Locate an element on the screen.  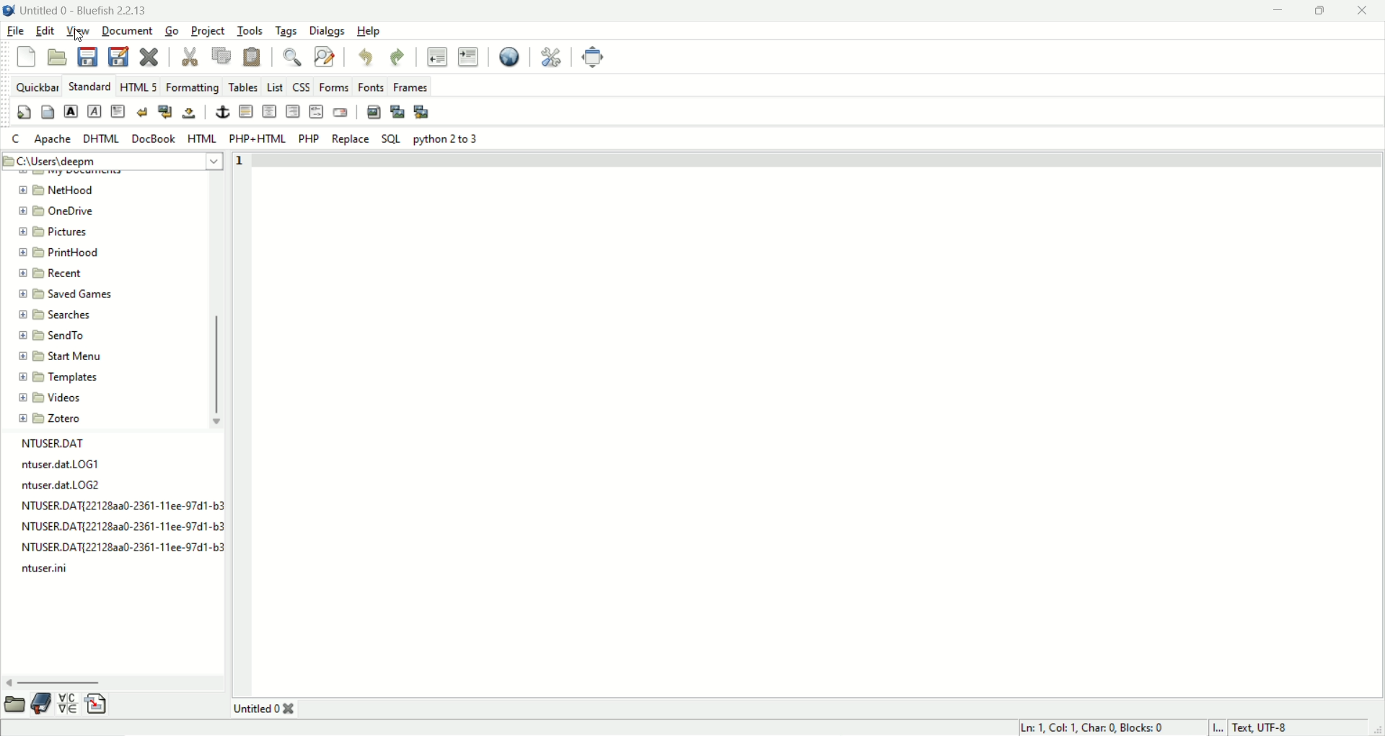
pictures is located at coordinates (55, 231).